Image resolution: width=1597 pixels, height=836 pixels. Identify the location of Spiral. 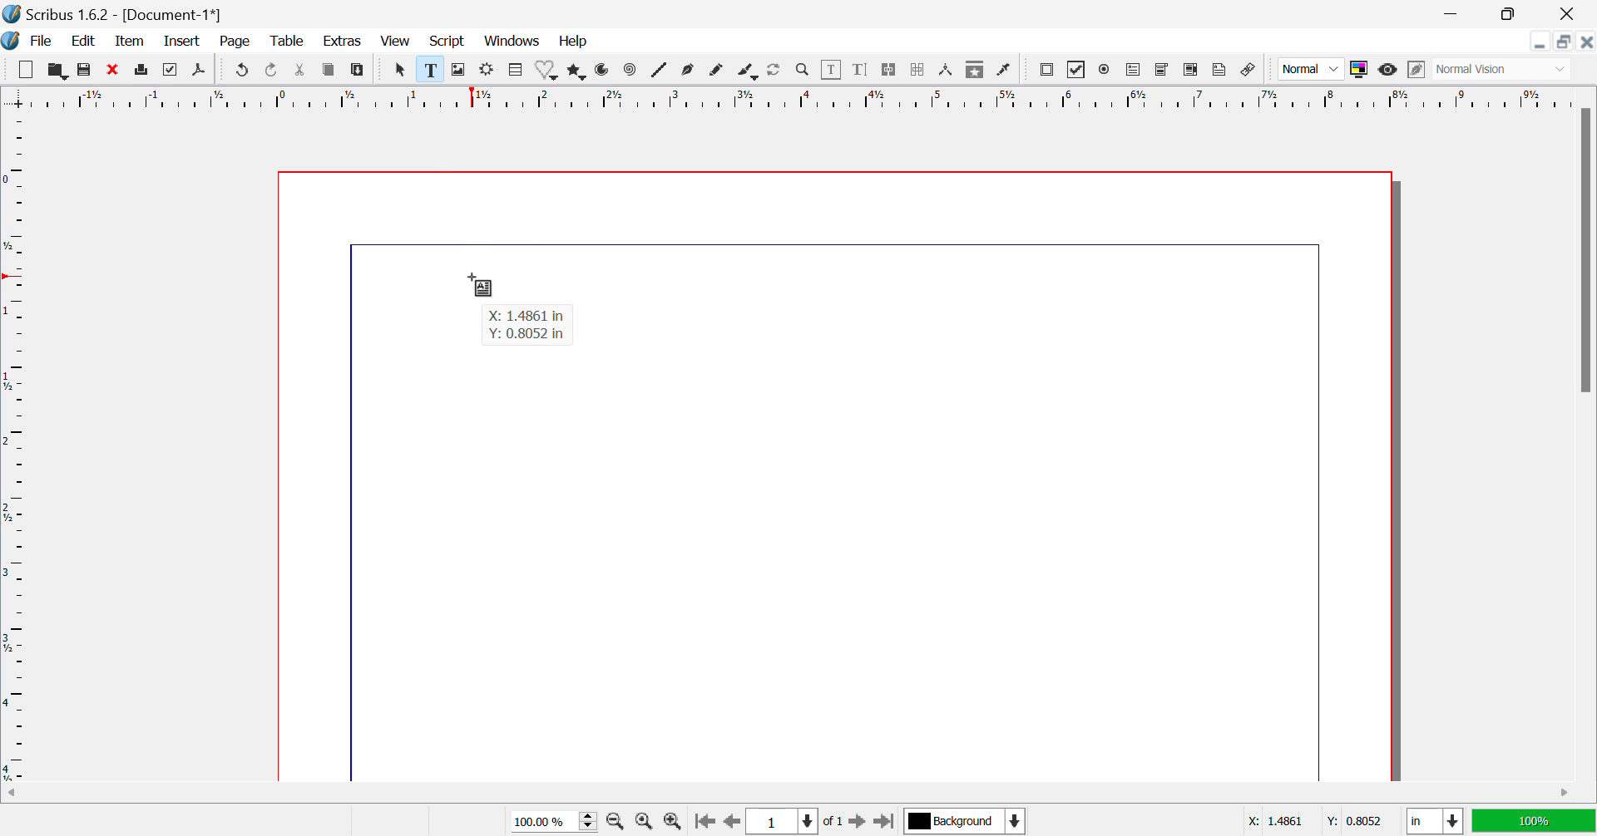
(629, 73).